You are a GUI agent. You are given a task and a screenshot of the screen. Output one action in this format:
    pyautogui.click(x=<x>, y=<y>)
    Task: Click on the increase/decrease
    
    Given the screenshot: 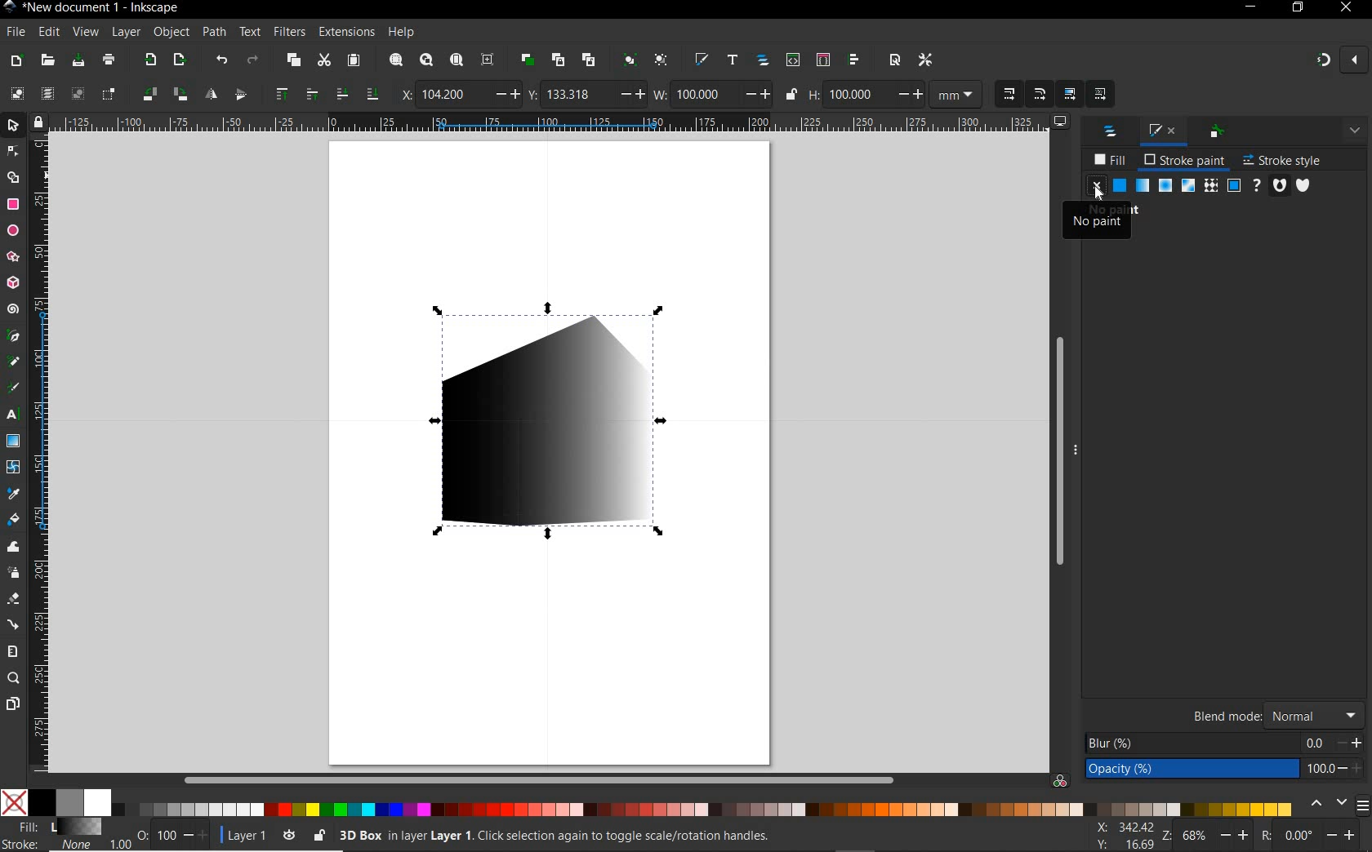 What is the action you would take?
    pyautogui.click(x=758, y=94)
    